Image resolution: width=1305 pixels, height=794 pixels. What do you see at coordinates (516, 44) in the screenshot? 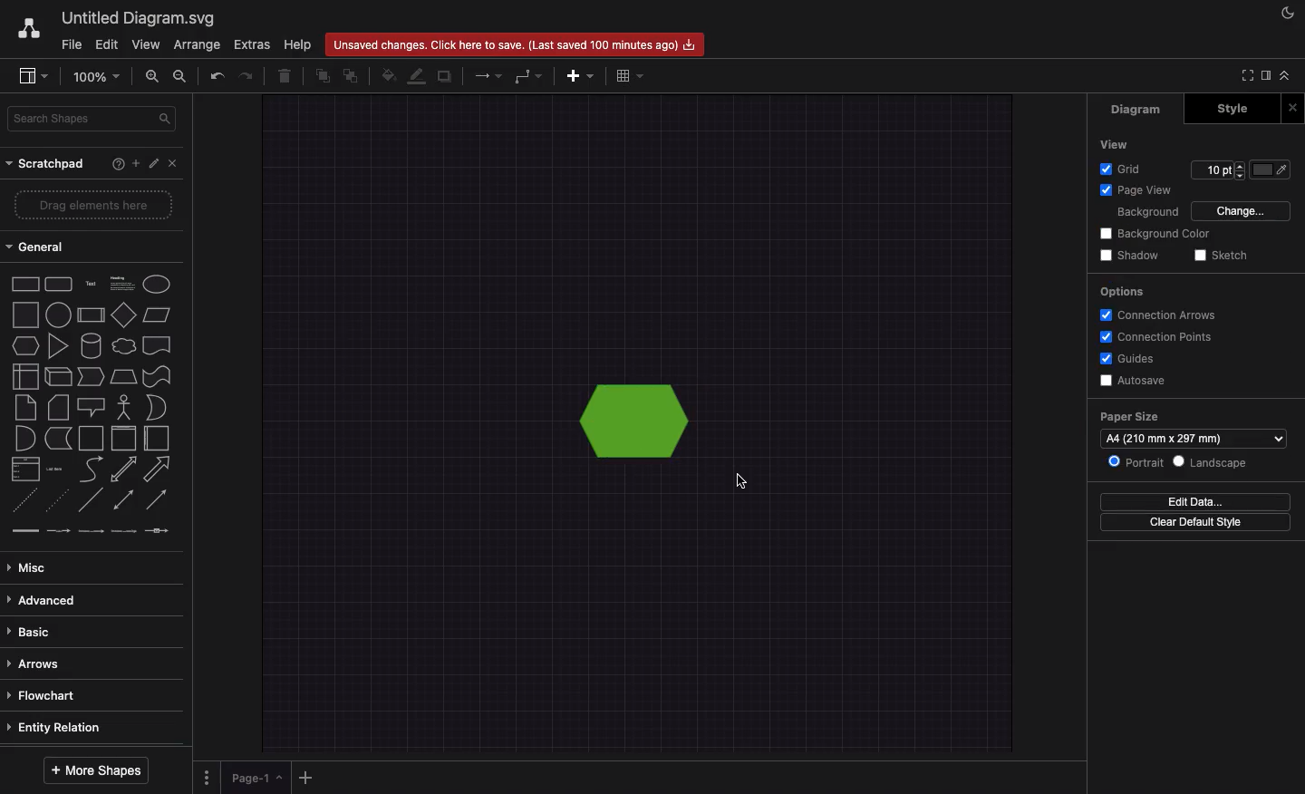
I see `Unsaved changes. Click here to save.` at bounding box center [516, 44].